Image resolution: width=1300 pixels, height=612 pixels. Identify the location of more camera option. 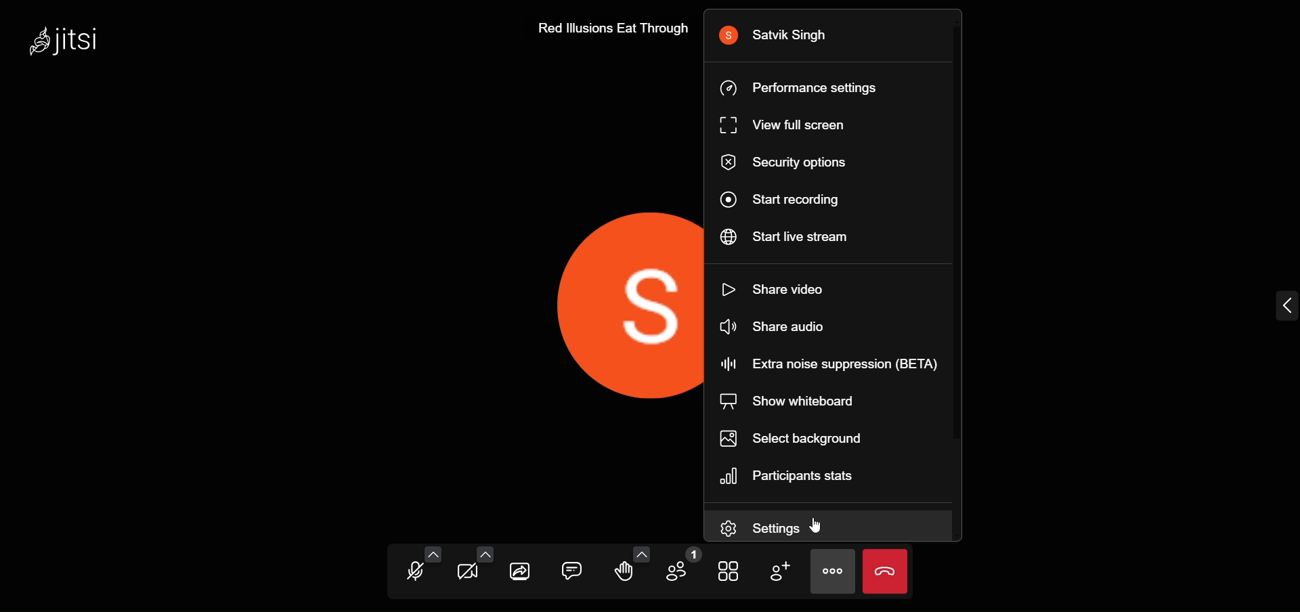
(487, 553).